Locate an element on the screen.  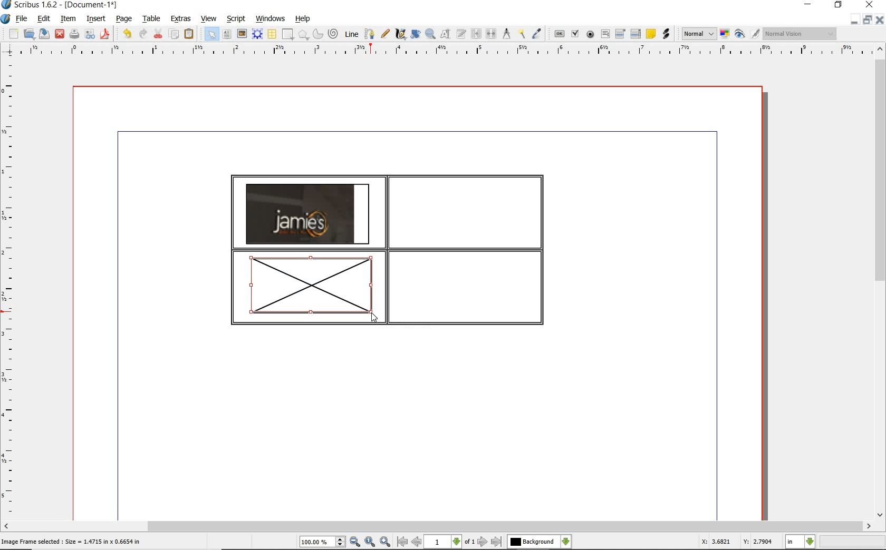
rotate item is located at coordinates (415, 35).